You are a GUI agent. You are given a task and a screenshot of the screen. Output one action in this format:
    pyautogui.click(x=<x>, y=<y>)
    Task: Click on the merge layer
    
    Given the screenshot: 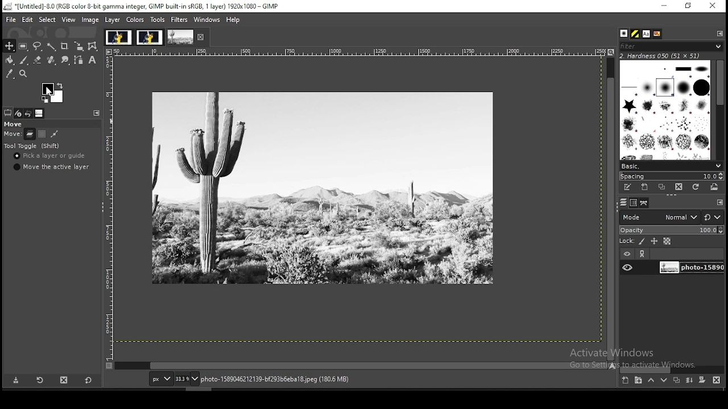 What is the action you would take?
    pyautogui.click(x=690, y=380)
    